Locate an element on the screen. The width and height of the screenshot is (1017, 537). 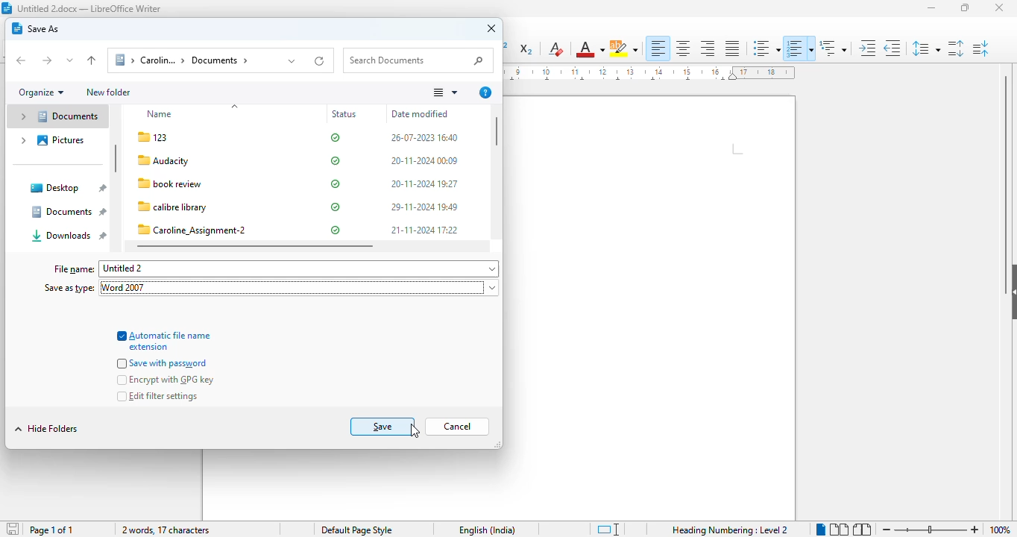
save is located at coordinates (12, 529).